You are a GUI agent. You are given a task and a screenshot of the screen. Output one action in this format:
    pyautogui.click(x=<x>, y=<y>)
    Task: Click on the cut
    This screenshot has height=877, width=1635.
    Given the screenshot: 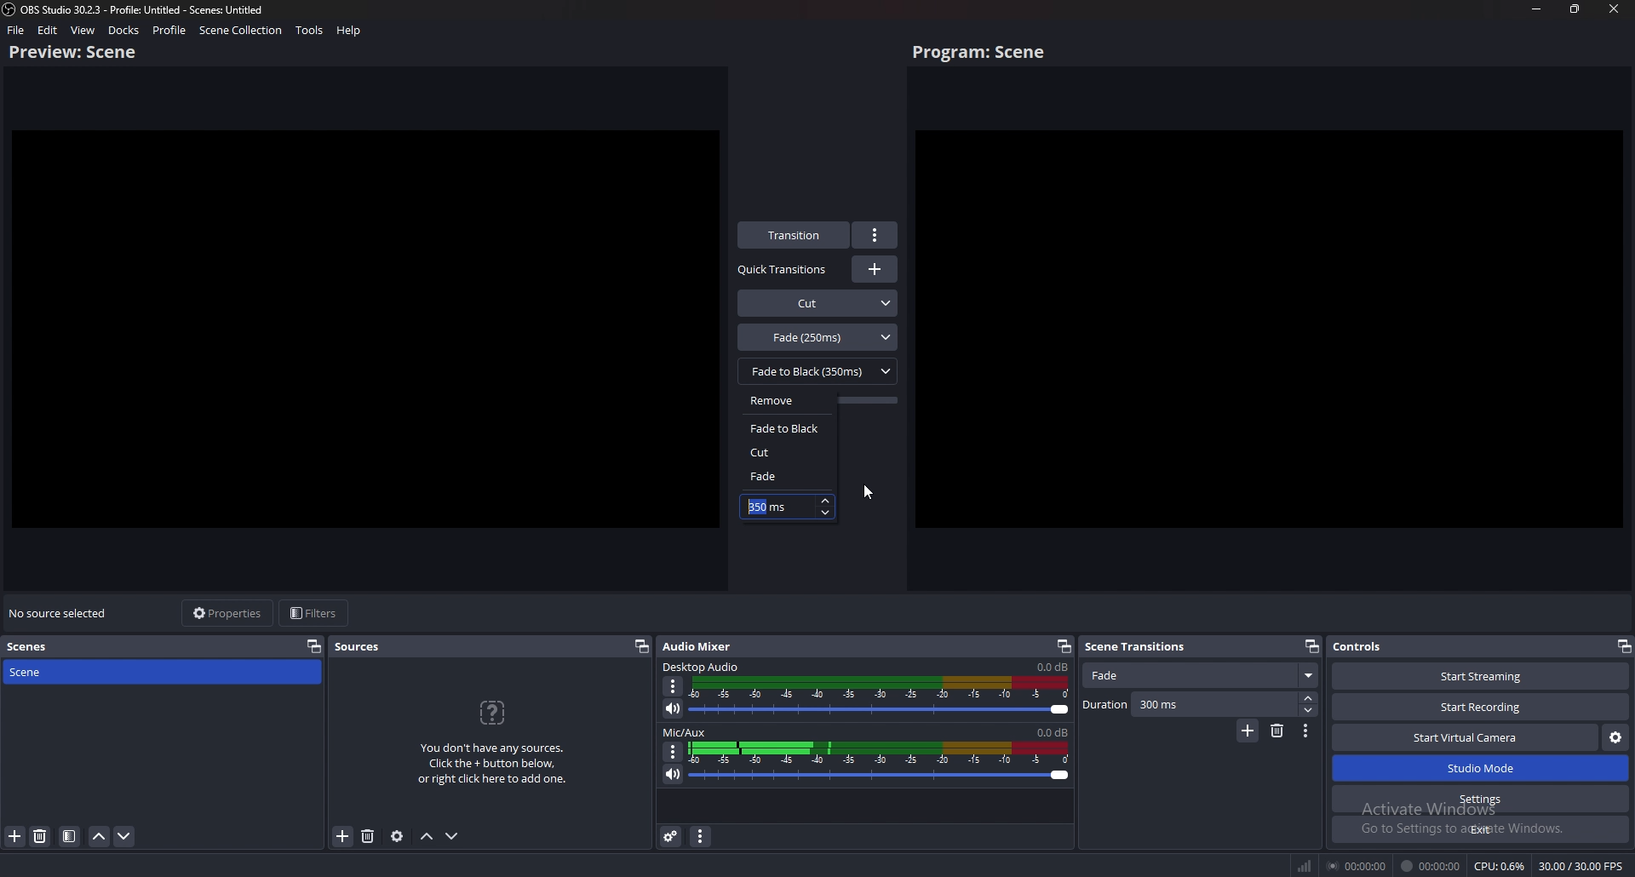 What is the action you would take?
    pyautogui.click(x=784, y=452)
    